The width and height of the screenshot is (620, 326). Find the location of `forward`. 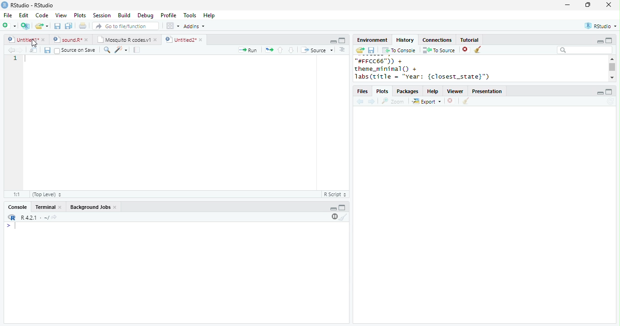

forward is located at coordinates (372, 102).